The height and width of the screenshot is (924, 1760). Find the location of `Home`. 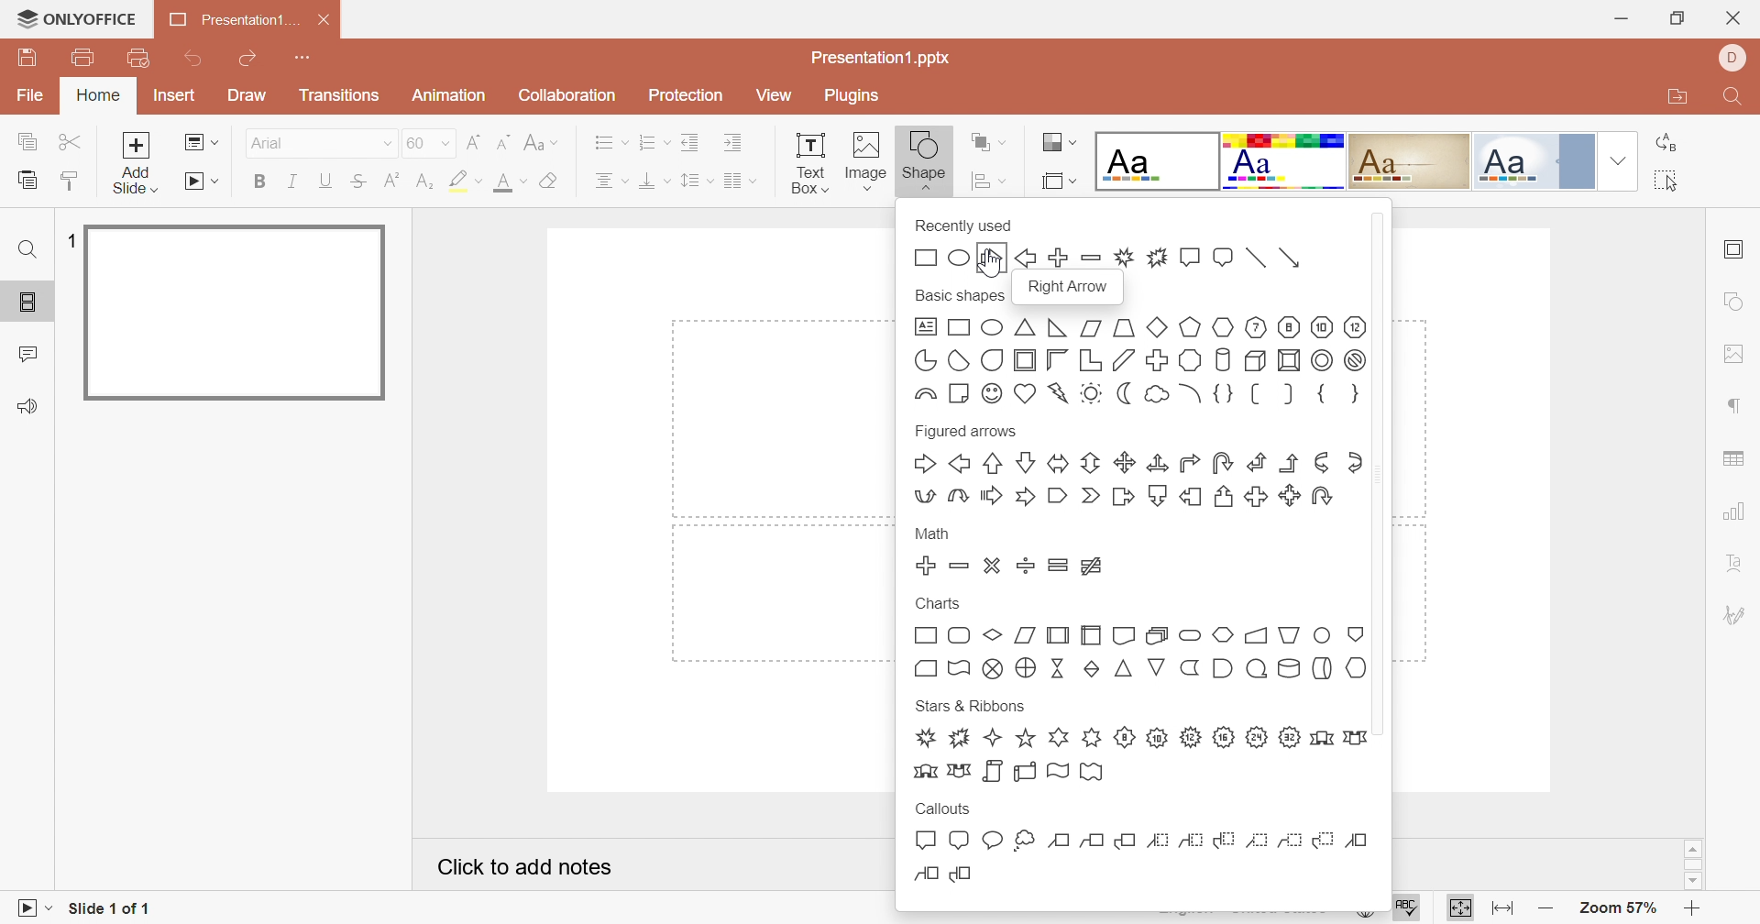

Home is located at coordinates (96, 94).